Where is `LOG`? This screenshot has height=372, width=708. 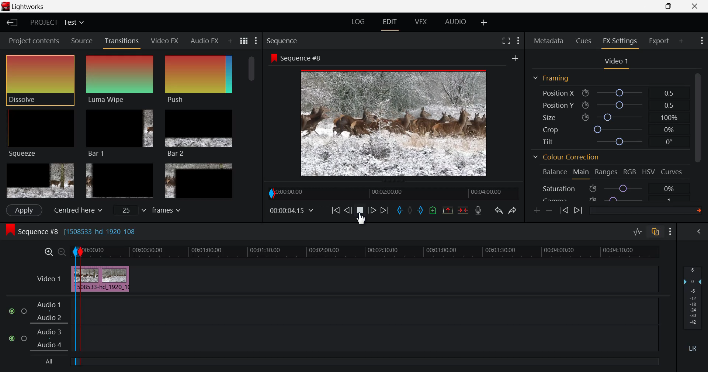 LOG is located at coordinates (358, 23).